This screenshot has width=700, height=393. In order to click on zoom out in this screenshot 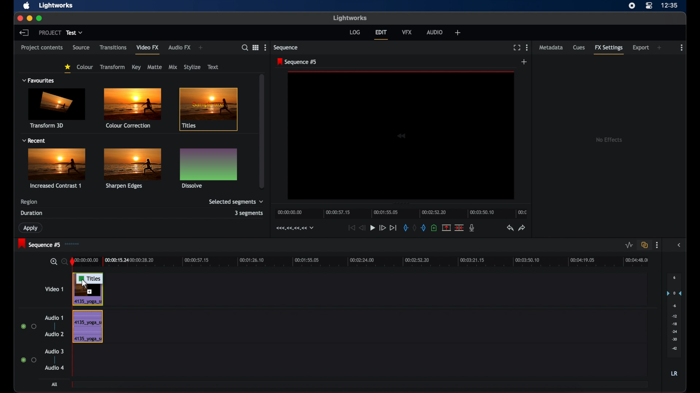, I will do `click(64, 261)`.